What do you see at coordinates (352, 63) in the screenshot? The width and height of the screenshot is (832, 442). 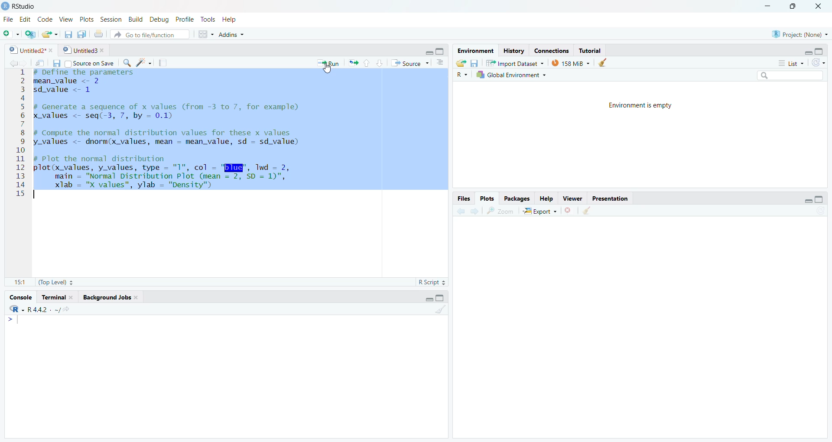 I see `rerun the previous code` at bounding box center [352, 63].